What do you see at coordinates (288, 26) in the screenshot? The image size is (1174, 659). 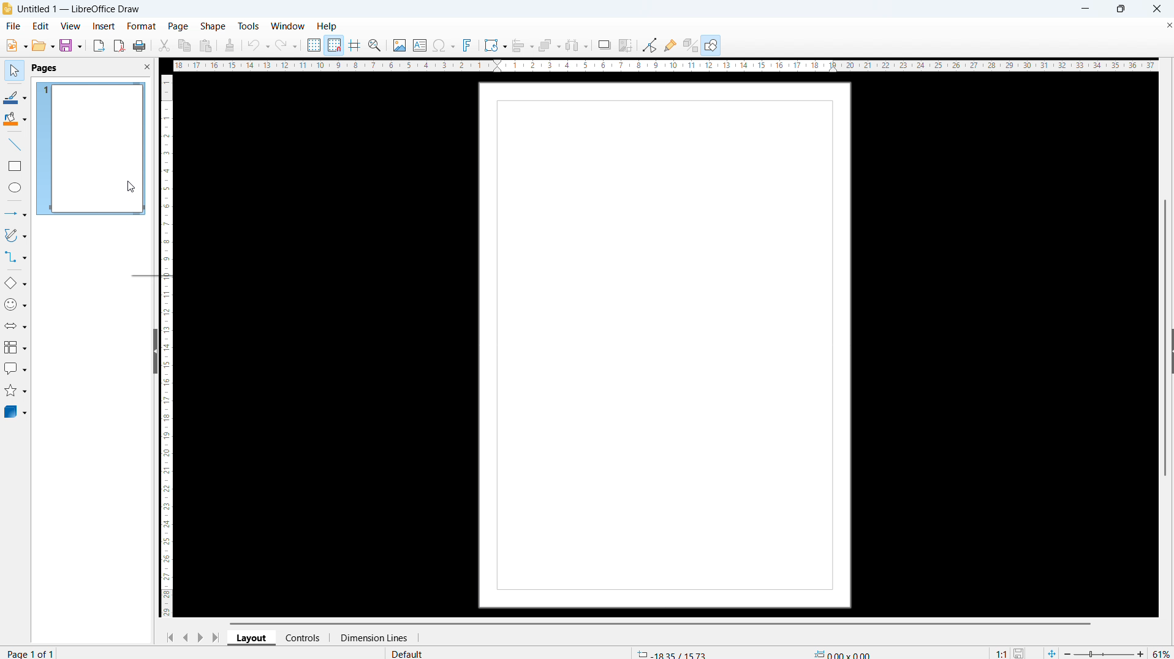 I see `window` at bounding box center [288, 26].